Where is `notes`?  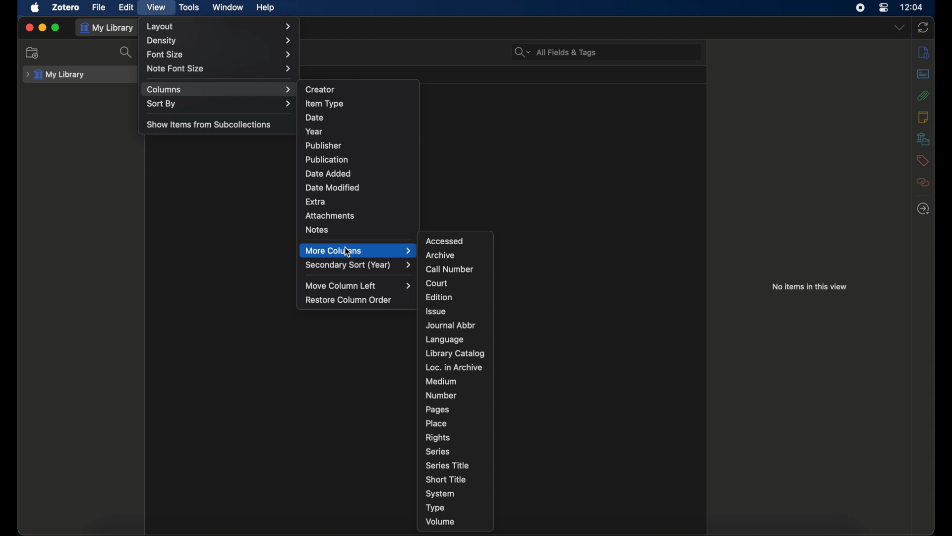 notes is located at coordinates (317, 229).